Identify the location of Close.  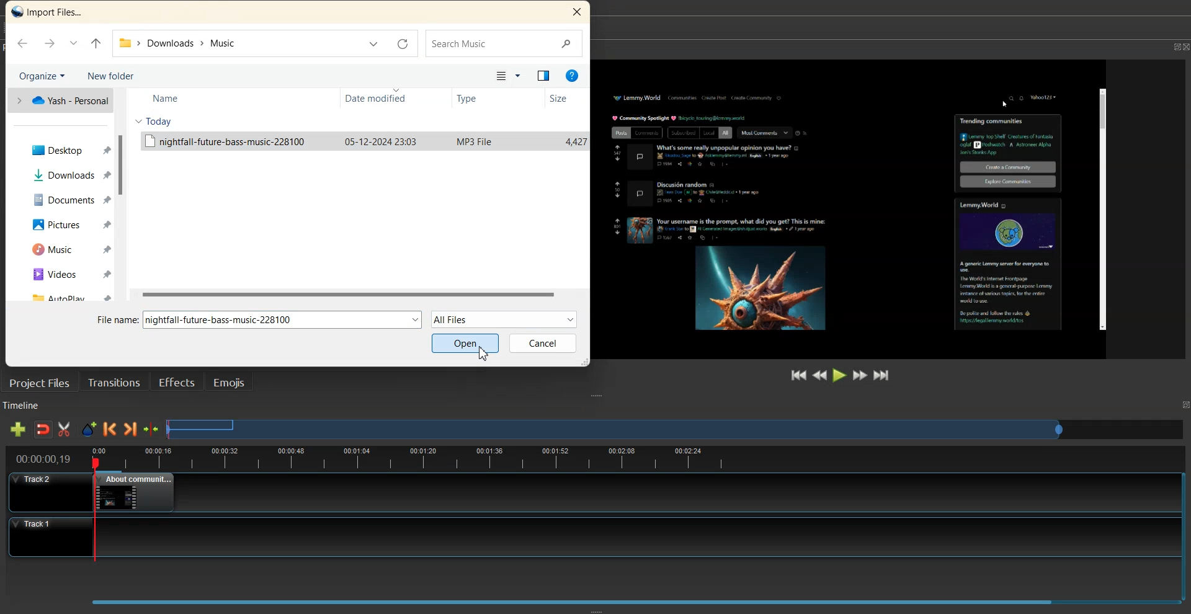
(576, 12).